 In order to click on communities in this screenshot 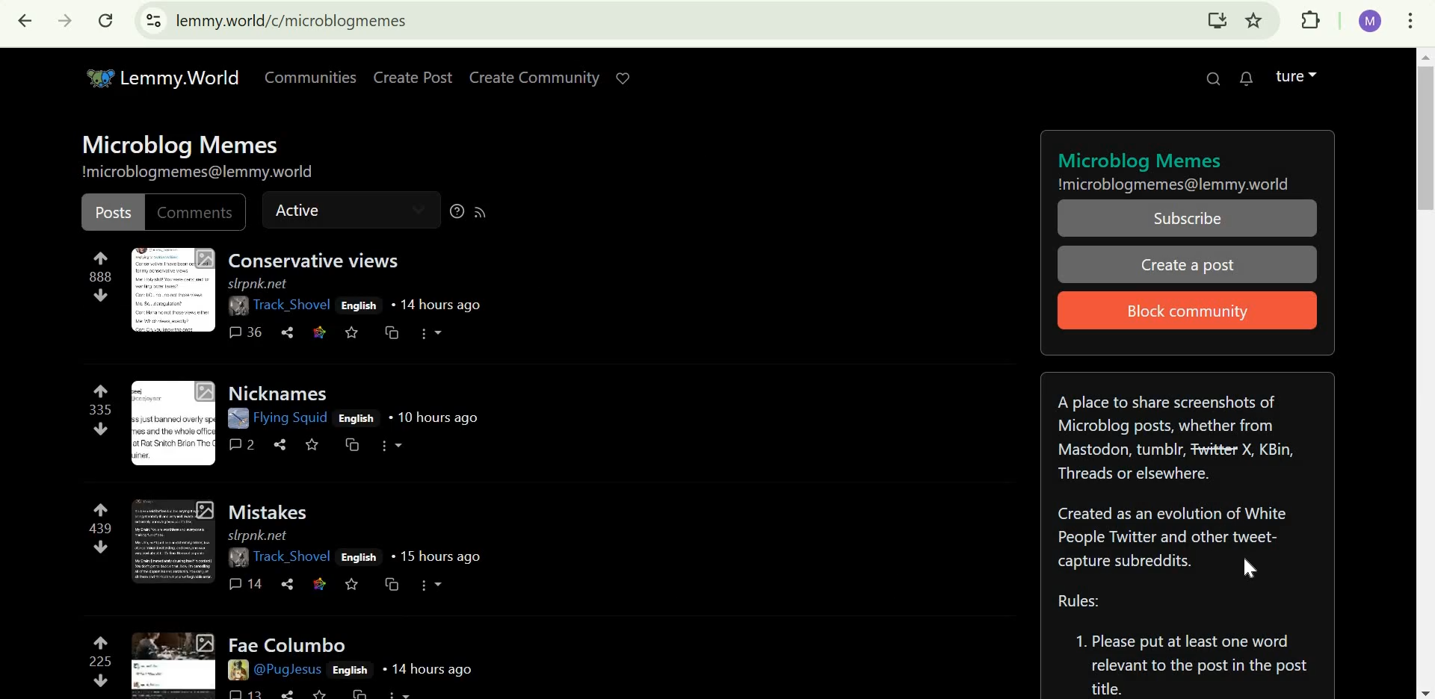, I will do `click(312, 78)`.